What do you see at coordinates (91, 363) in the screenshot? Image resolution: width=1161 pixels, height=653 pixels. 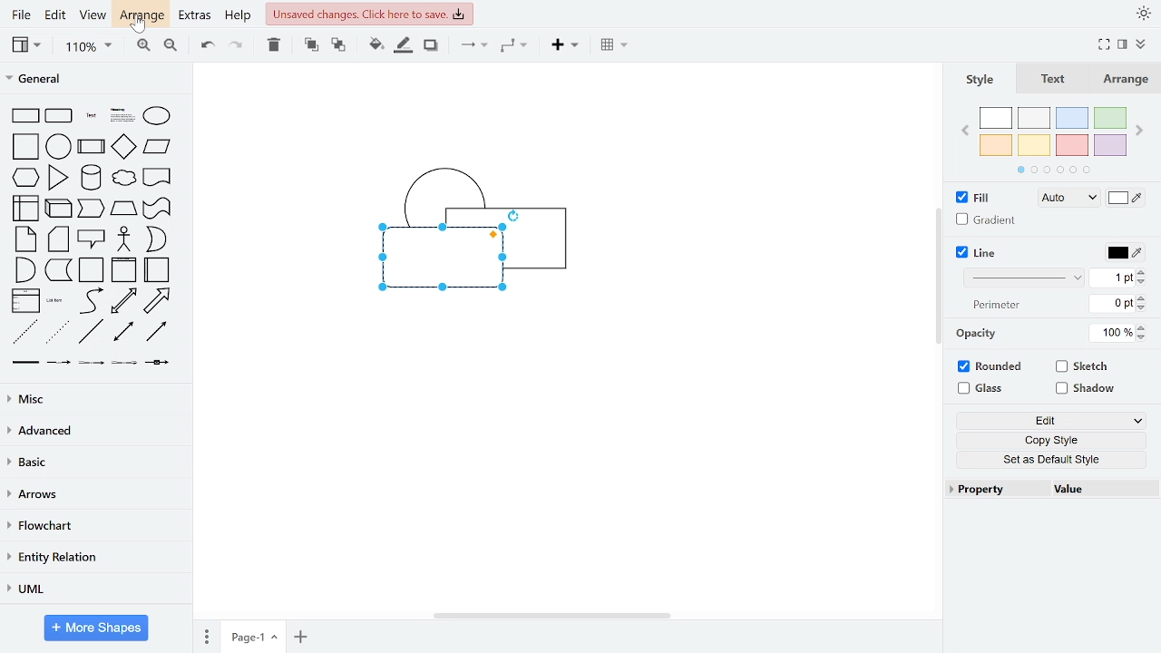 I see `connector with 2 label` at bounding box center [91, 363].